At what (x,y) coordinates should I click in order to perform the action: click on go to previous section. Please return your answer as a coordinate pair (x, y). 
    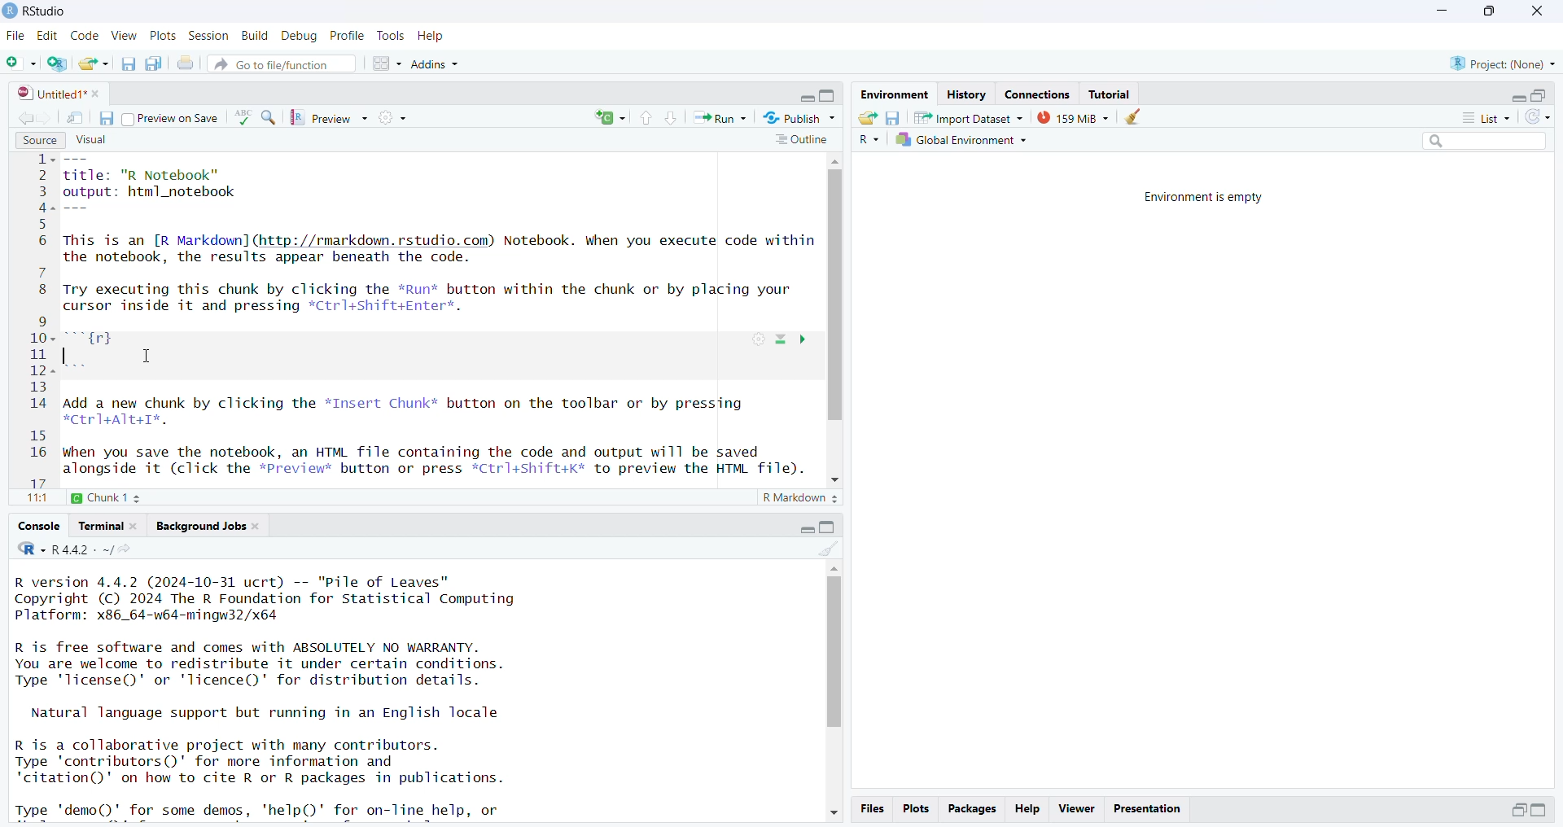
    Looking at the image, I should click on (646, 118).